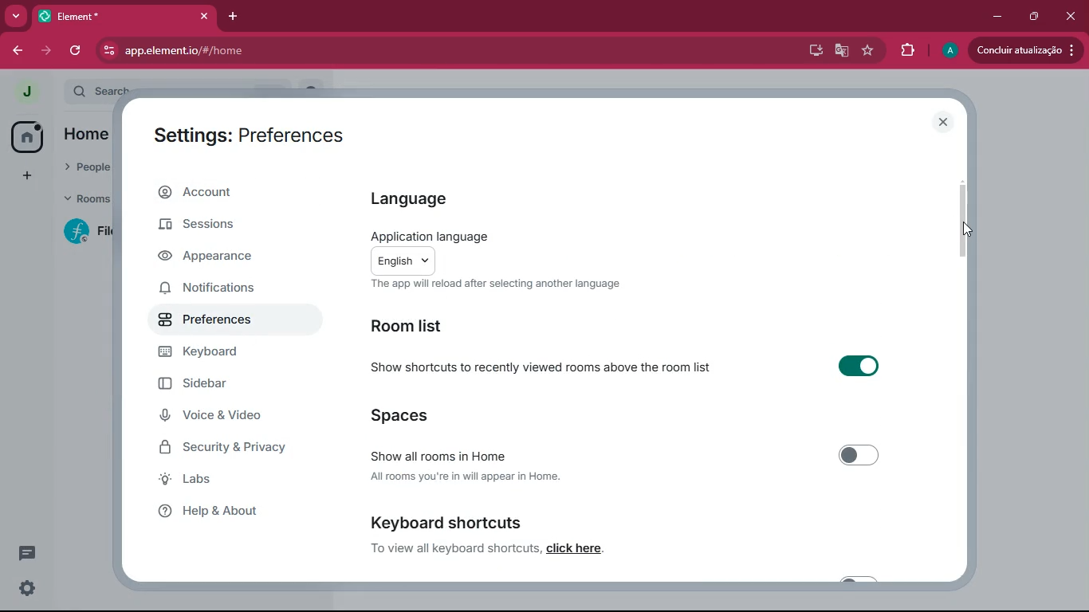 This screenshot has width=1089, height=612. What do you see at coordinates (948, 49) in the screenshot?
I see `A` at bounding box center [948, 49].